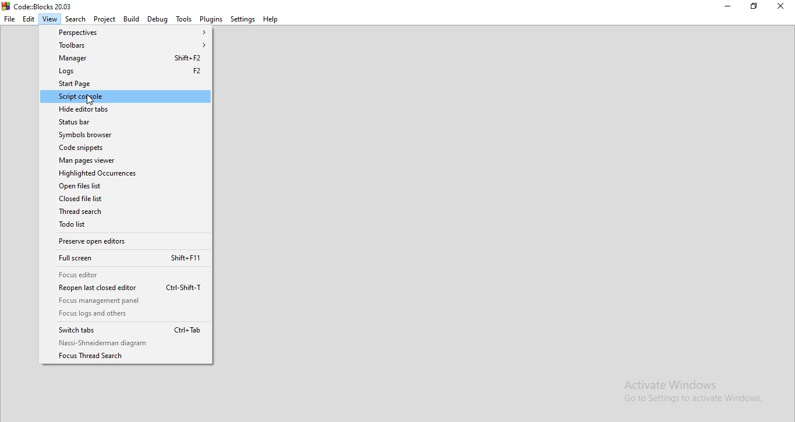 This screenshot has height=422, width=795. I want to click on Start Page, so click(126, 84).